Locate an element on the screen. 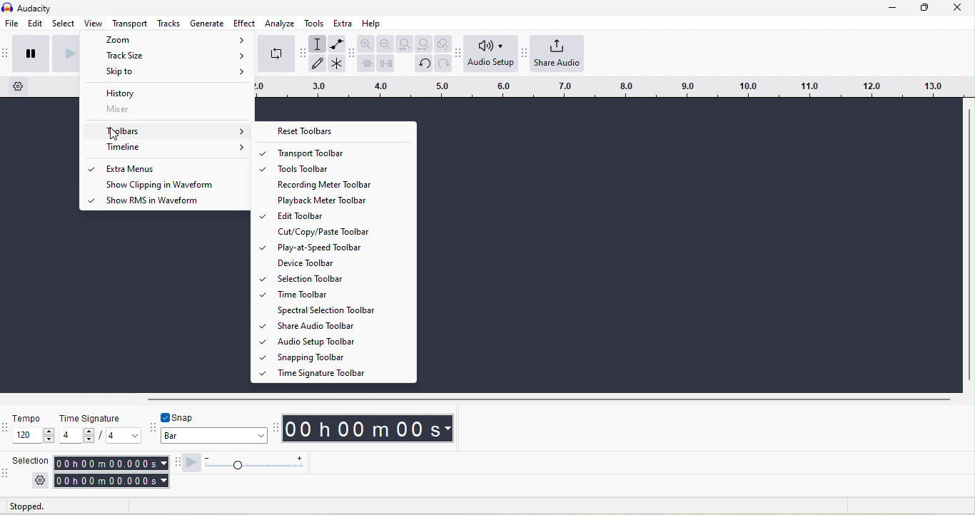  tempo is located at coordinates (29, 418).